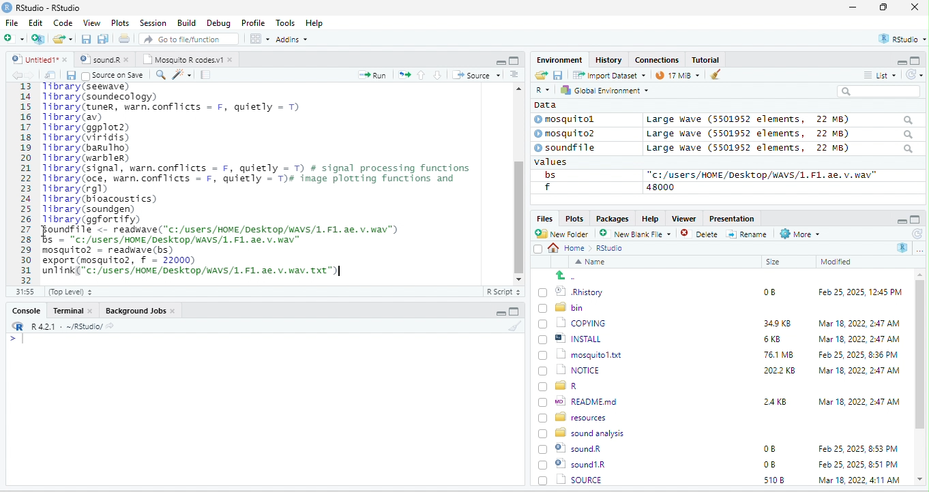 The image size is (929, 492). Describe the element at coordinates (44, 7) in the screenshot. I see `RStudio` at that location.